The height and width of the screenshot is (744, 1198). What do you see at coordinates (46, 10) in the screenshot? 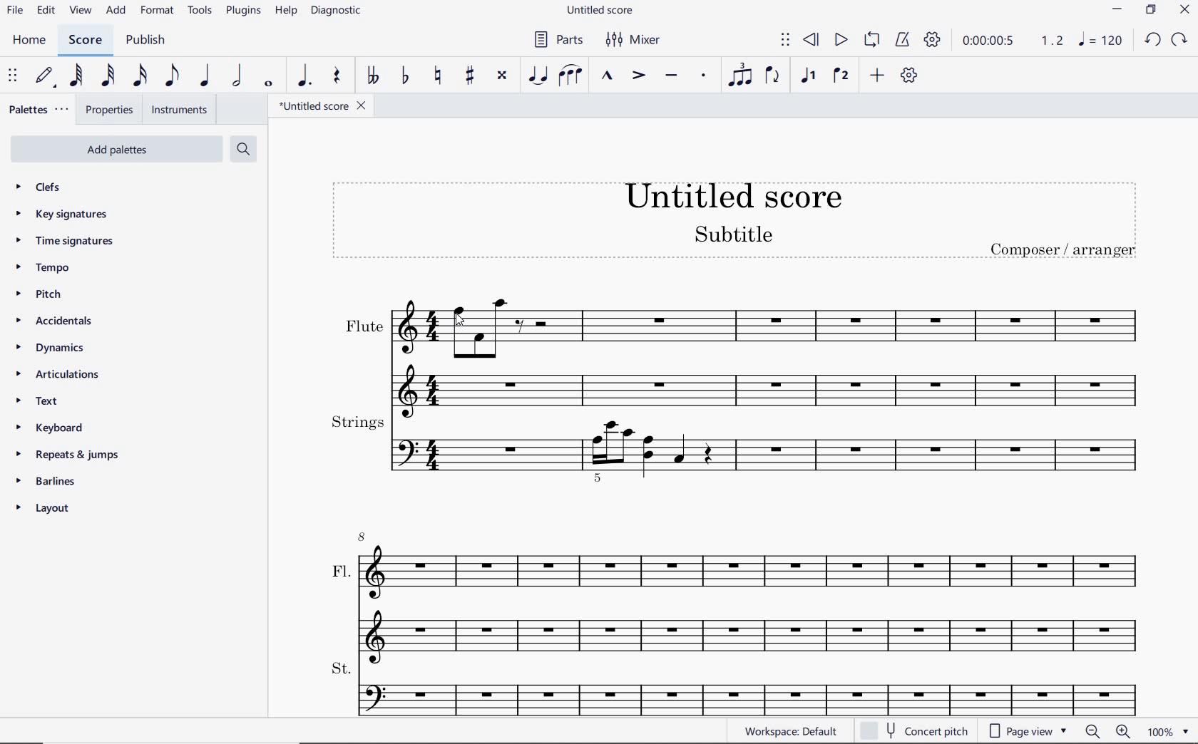
I see `edit` at bounding box center [46, 10].